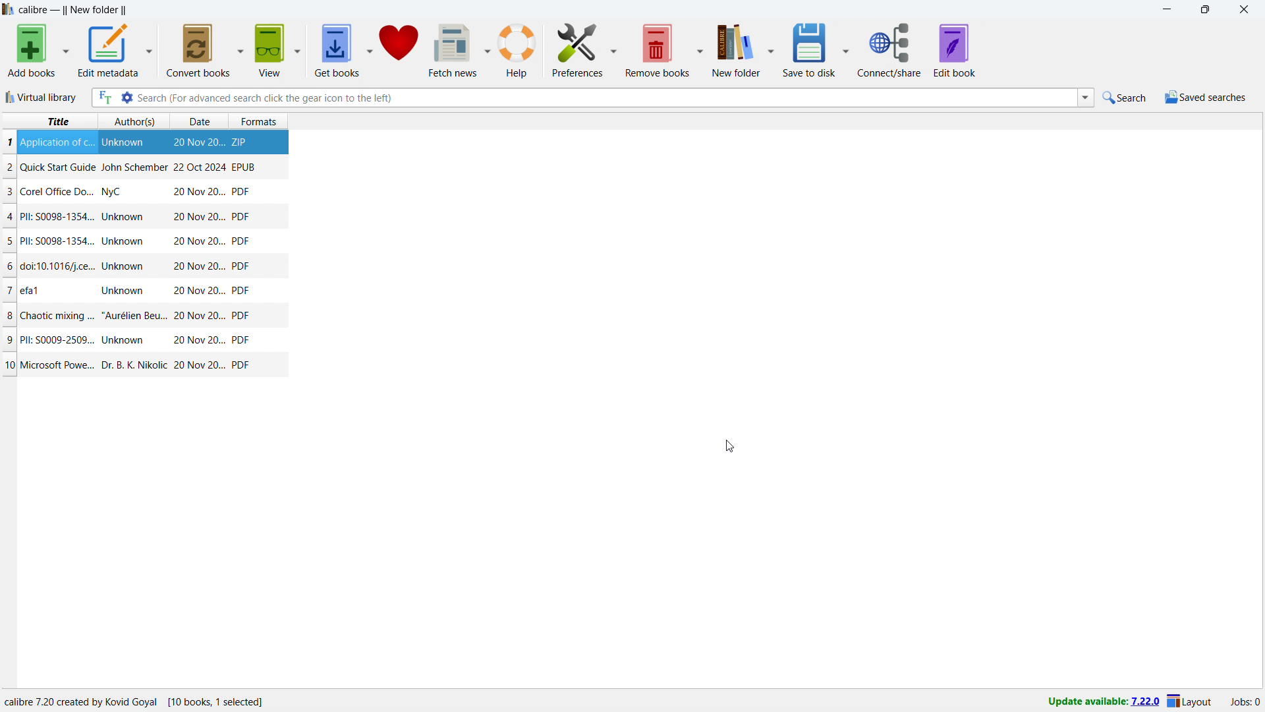  I want to click on PDF, so click(240, 340).